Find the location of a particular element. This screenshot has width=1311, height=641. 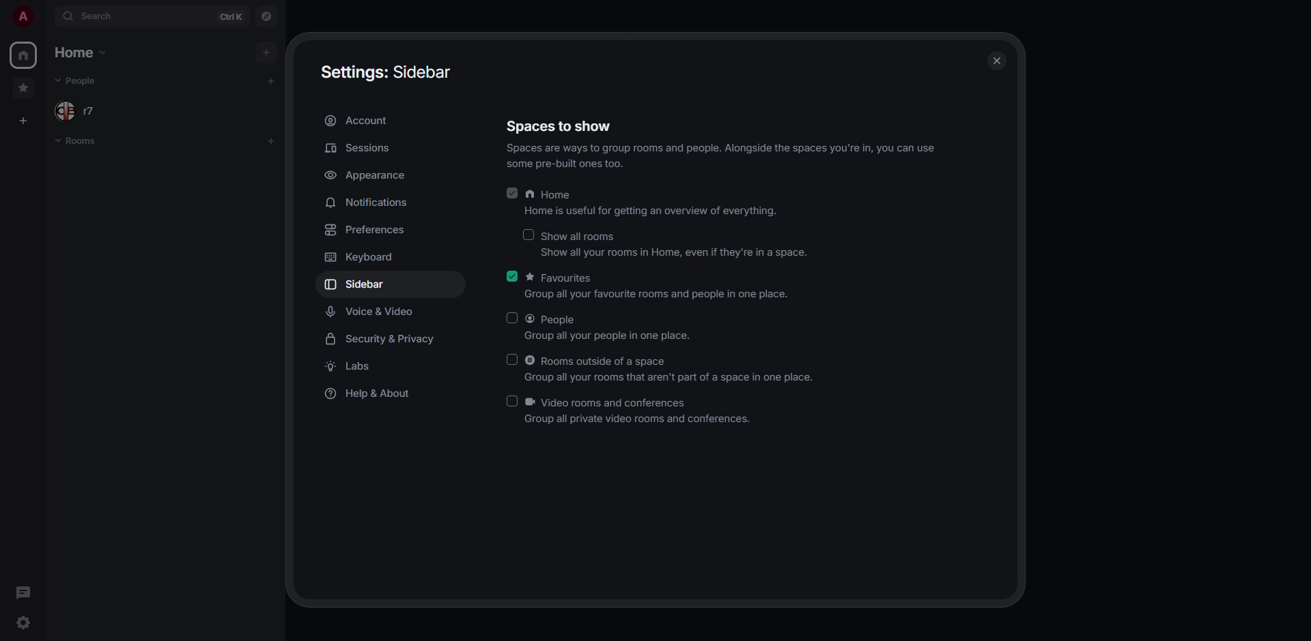

security & privacy is located at coordinates (380, 341).